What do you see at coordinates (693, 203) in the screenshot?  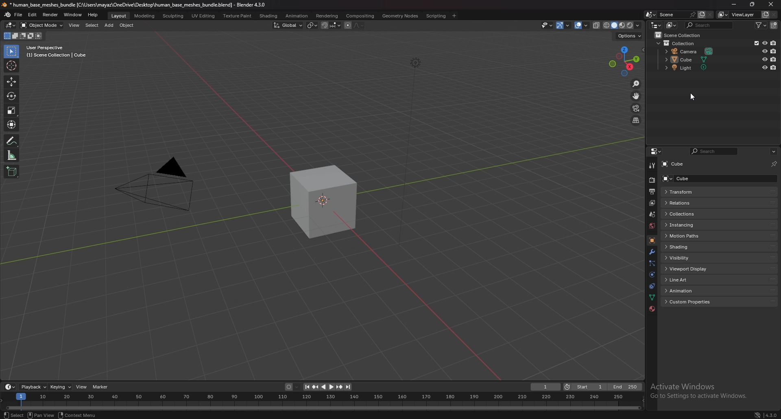 I see `relations` at bounding box center [693, 203].